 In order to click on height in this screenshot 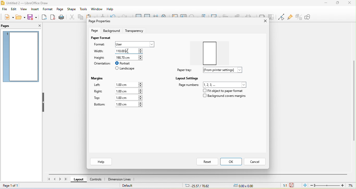, I will do `click(100, 57)`.